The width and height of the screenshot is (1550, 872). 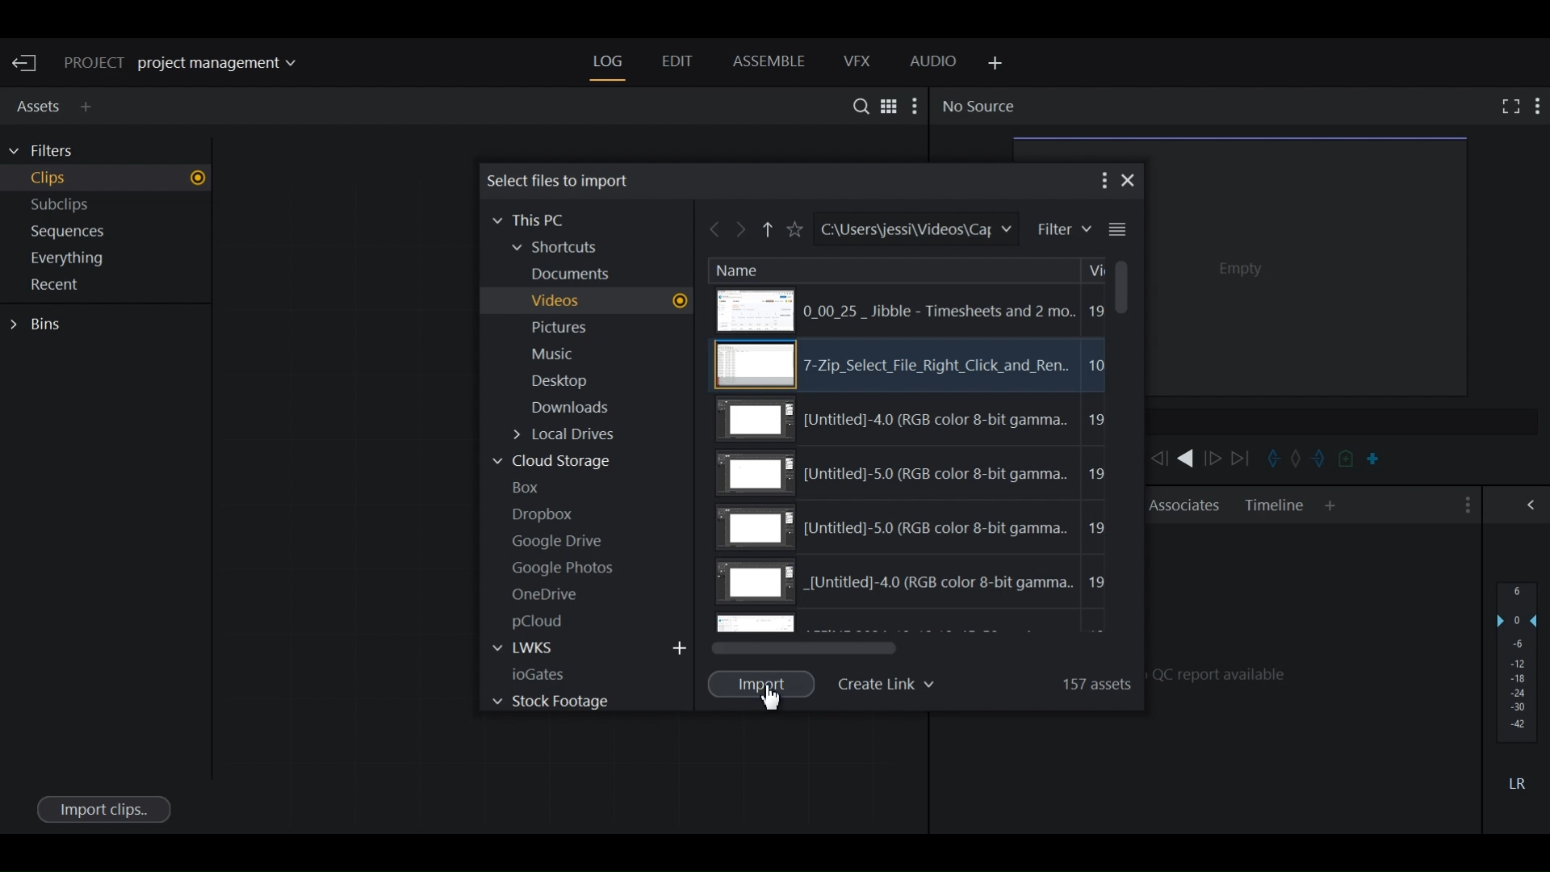 I want to click on Audio output levels, so click(x=1517, y=661).